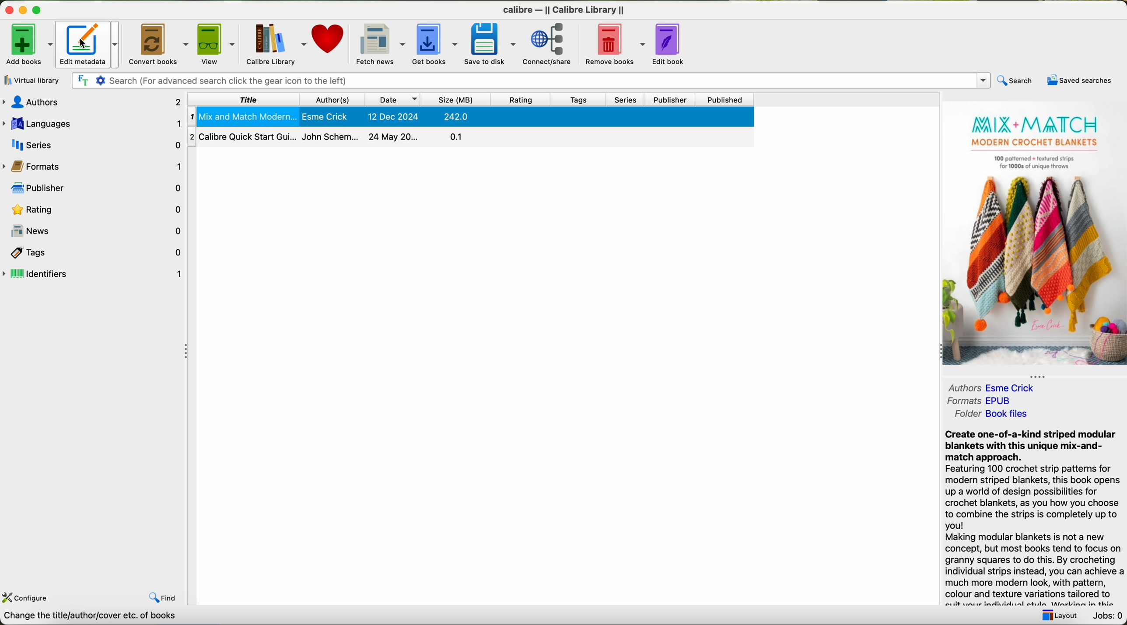 The height and width of the screenshot is (625, 1127). What do you see at coordinates (165, 598) in the screenshot?
I see `find` at bounding box center [165, 598].